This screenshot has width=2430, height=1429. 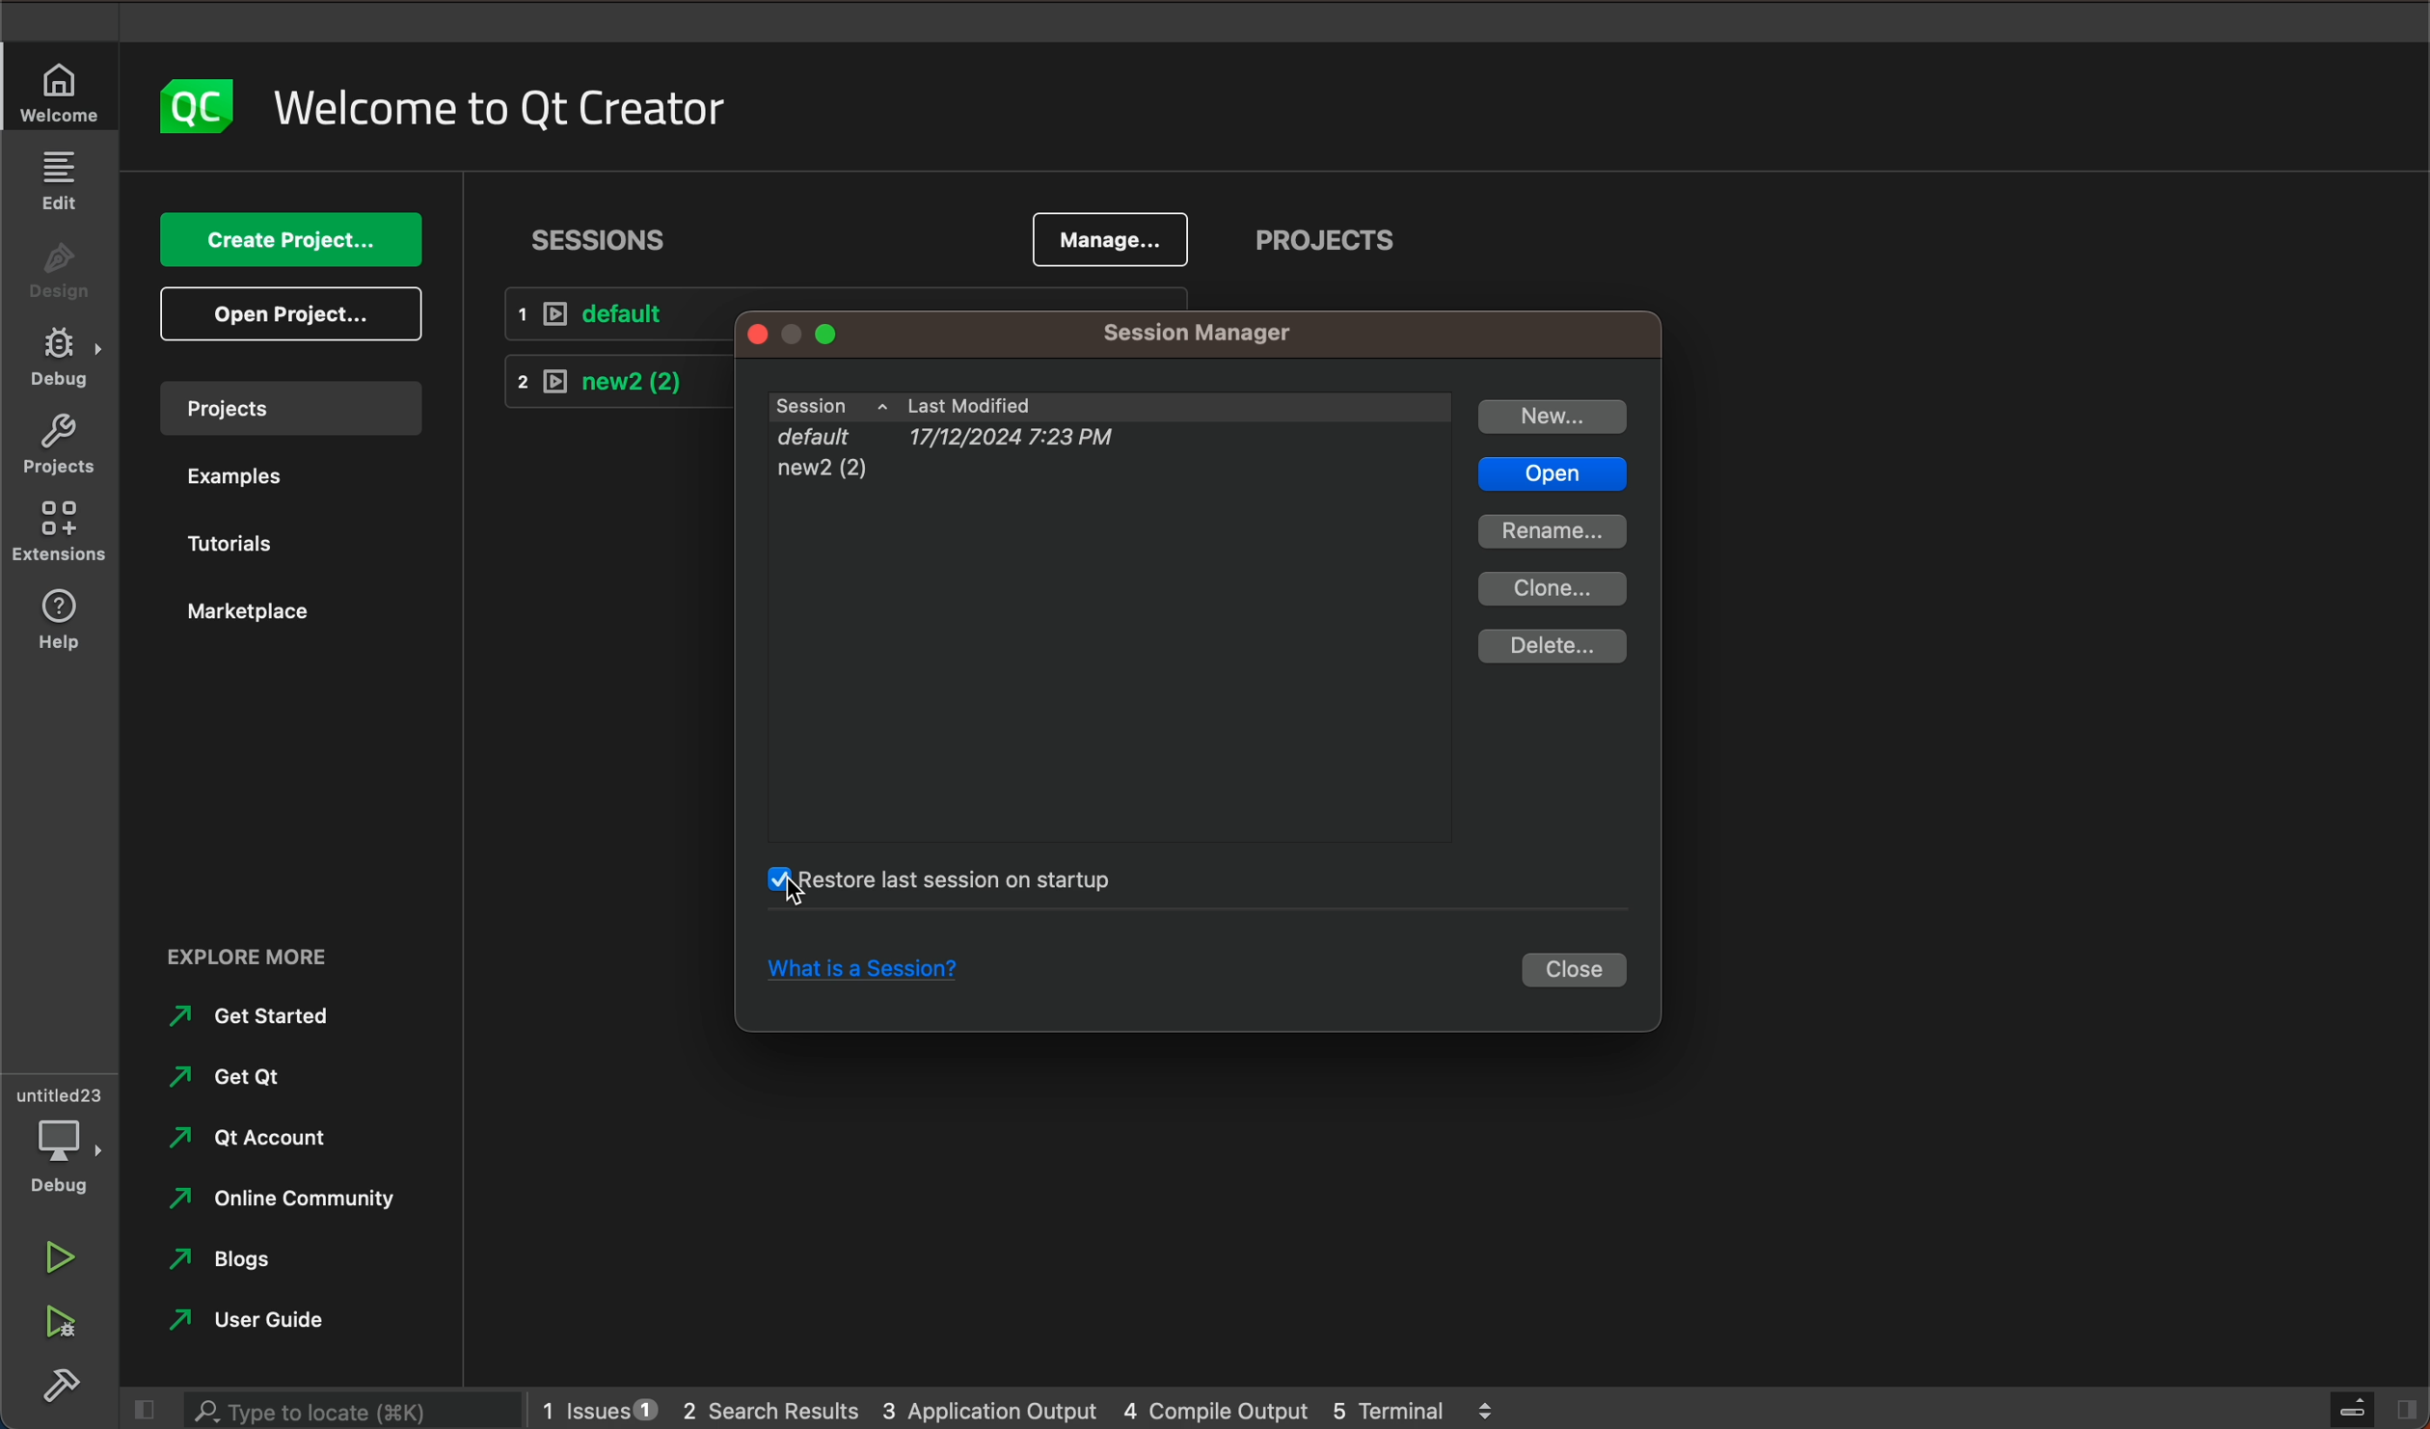 I want to click on logo, so click(x=192, y=105).